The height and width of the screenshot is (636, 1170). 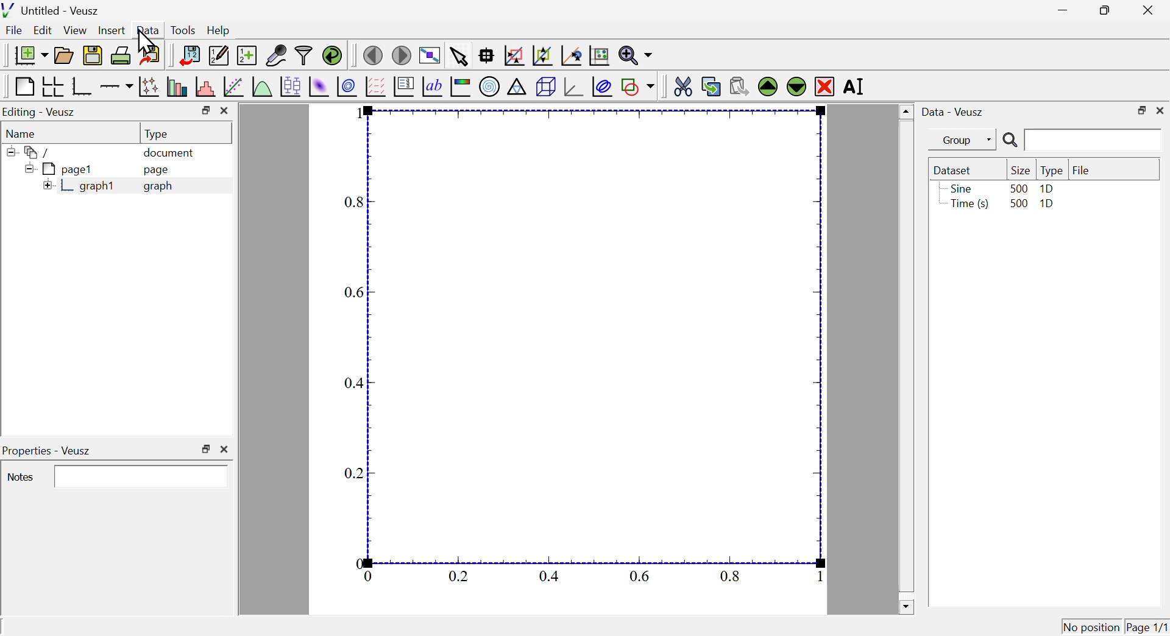 What do you see at coordinates (353, 292) in the screenshot?
I see `0.6` at bounding box center [353, 292].